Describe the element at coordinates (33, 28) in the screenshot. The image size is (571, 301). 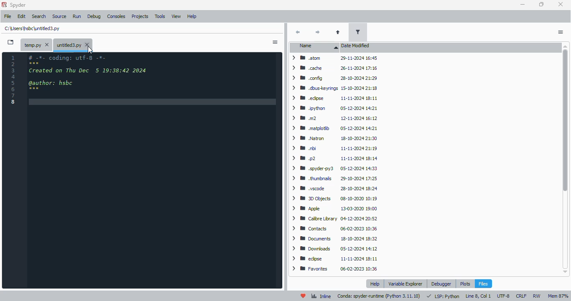
I see `untitled3.py` at that location.